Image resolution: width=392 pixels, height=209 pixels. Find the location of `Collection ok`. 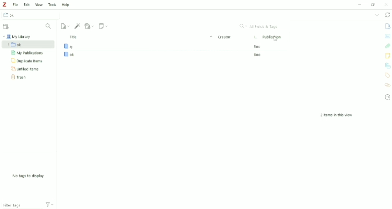

Collection ok is located at coordinates (33, 15).